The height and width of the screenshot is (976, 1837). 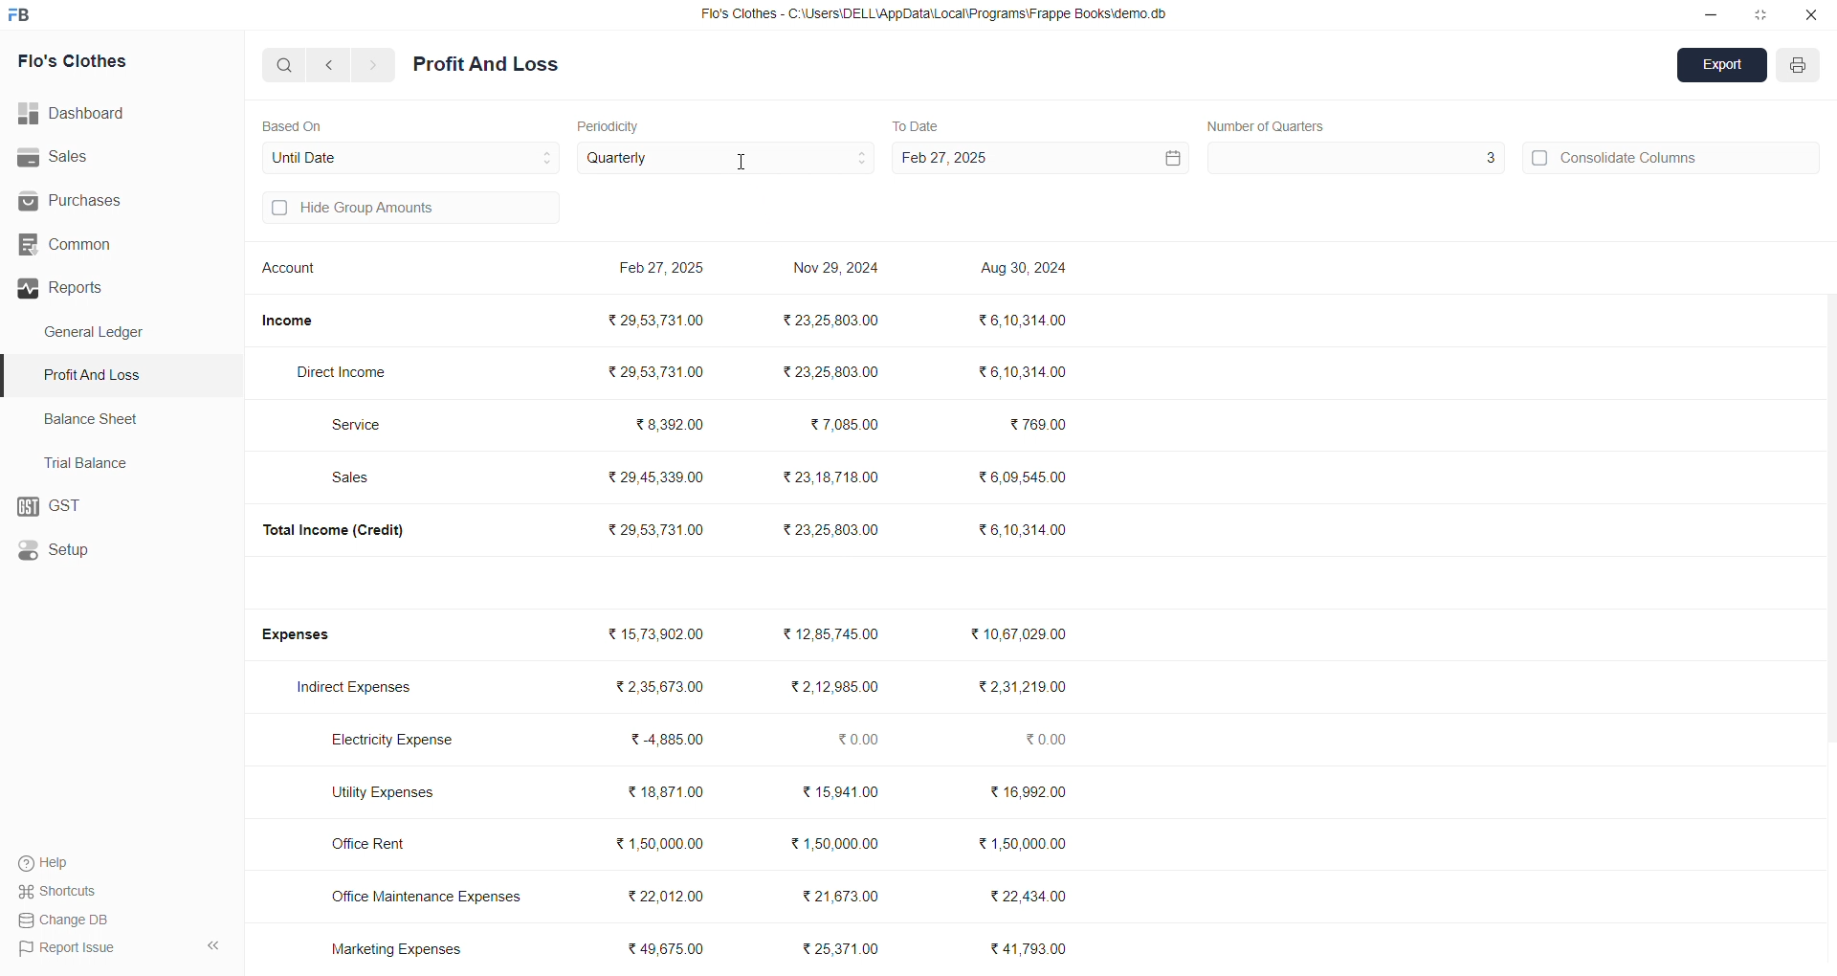 What do you see at coordinates (1027, 270) in the screenshot?
I see `Aug 30, 2024` at bounding box center [1027, 270].